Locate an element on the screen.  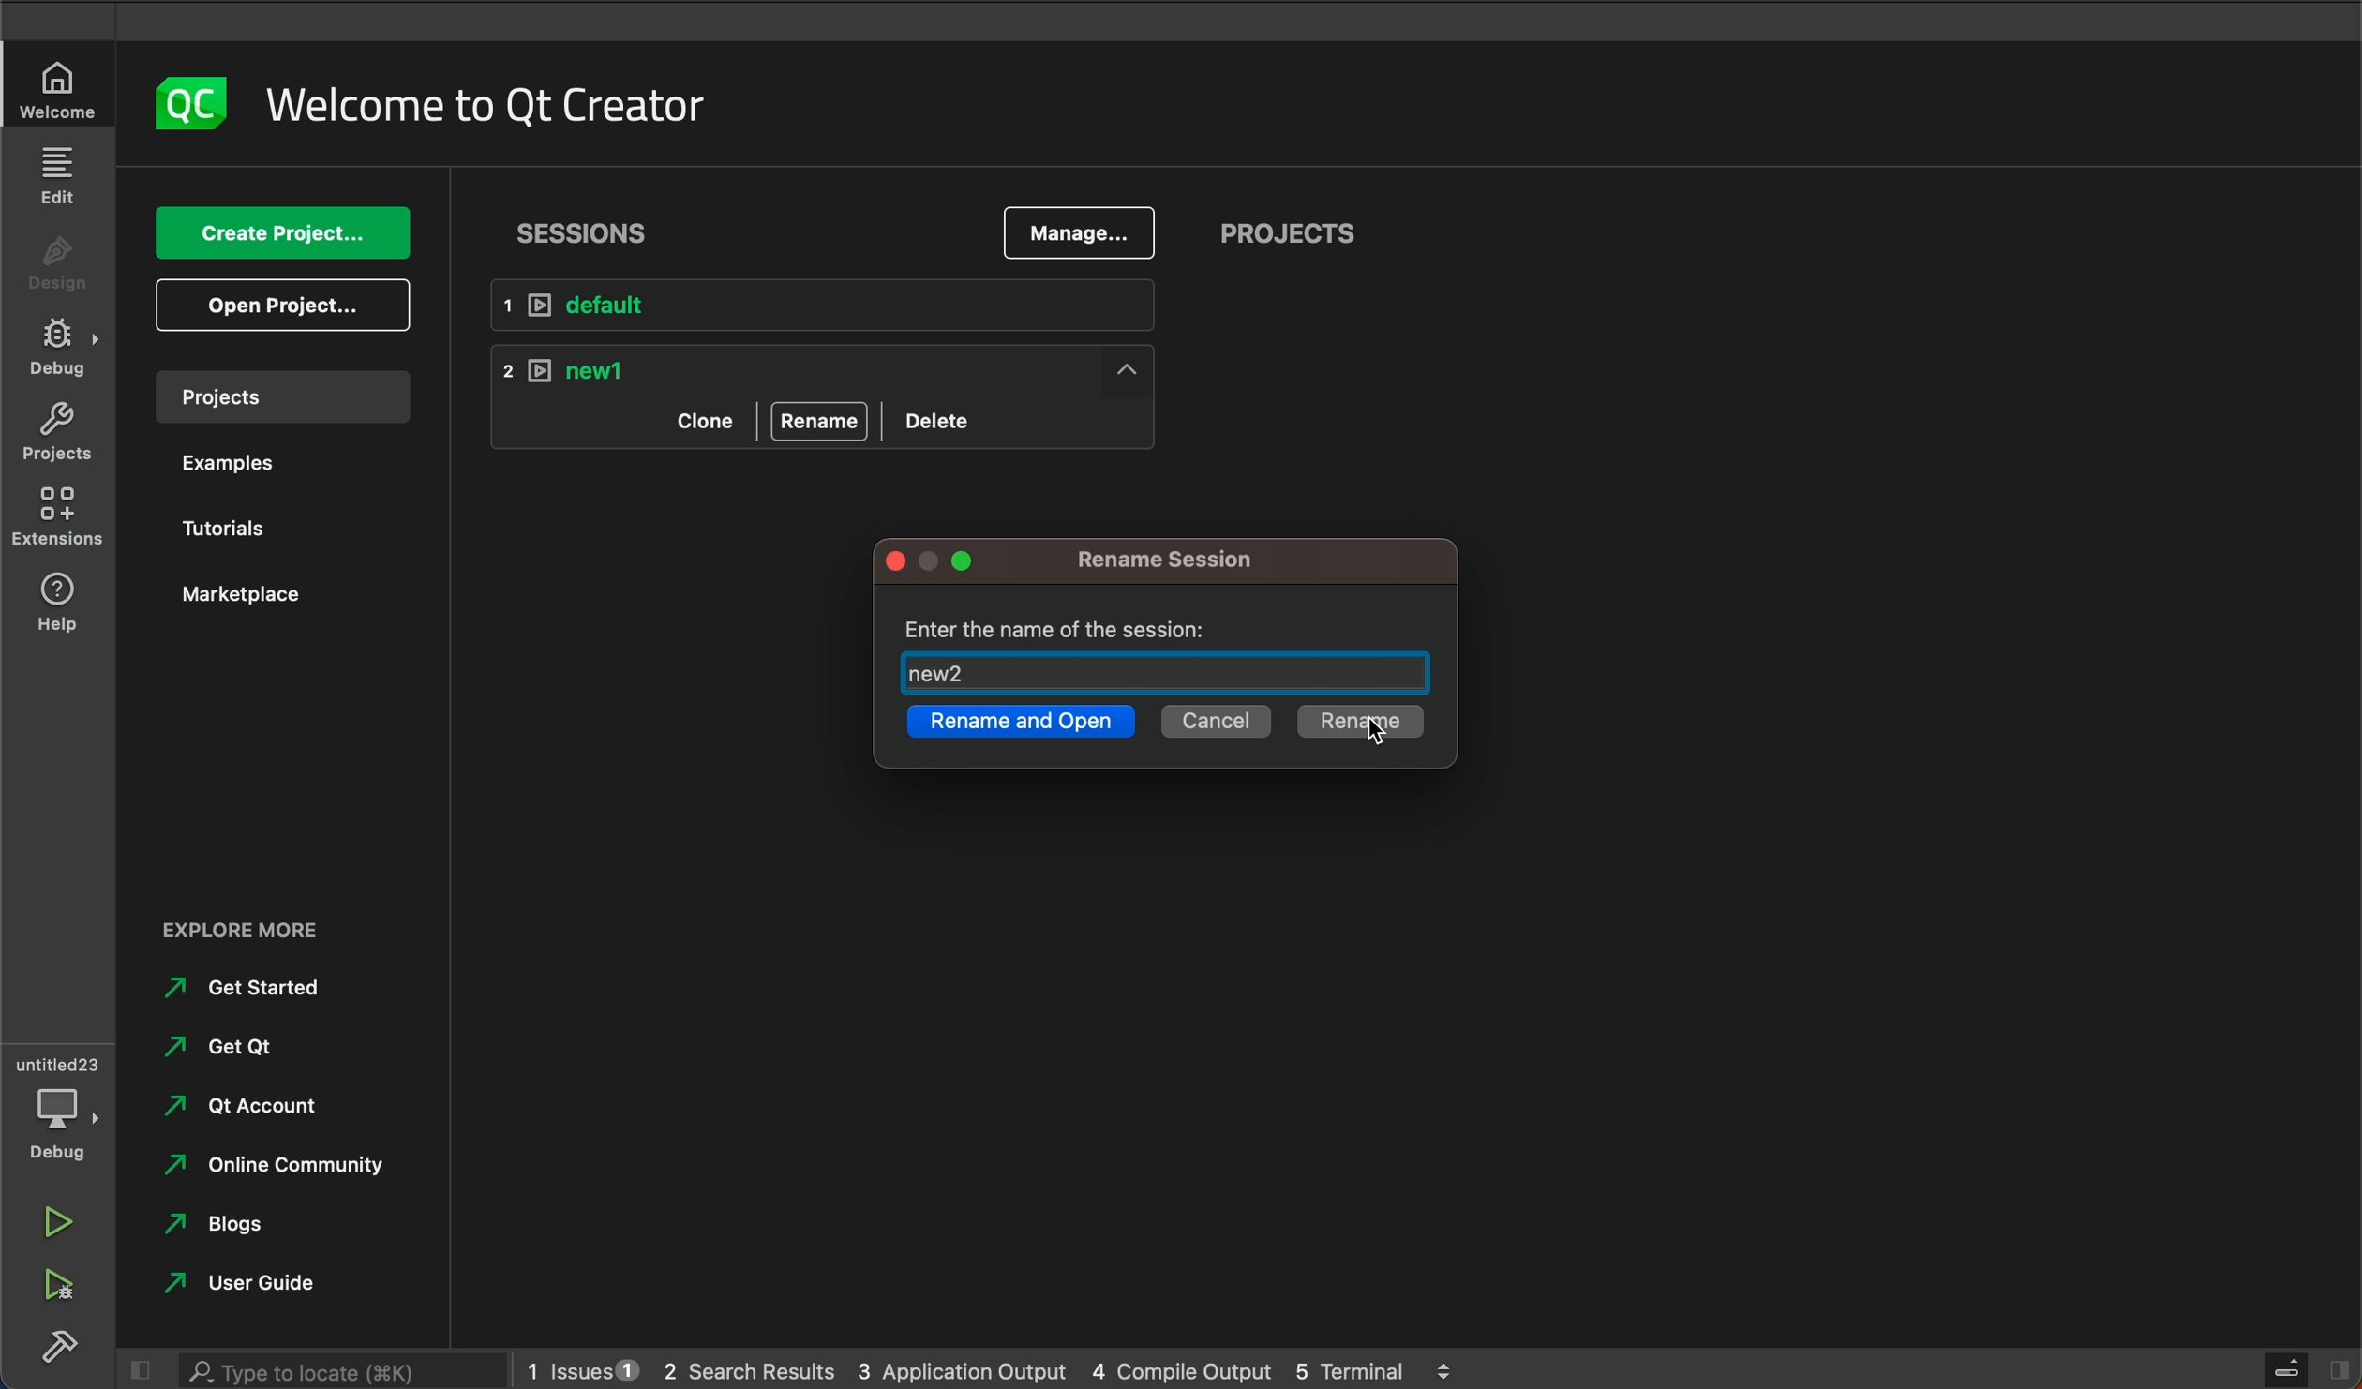
open is located at coordinates (285, 305).